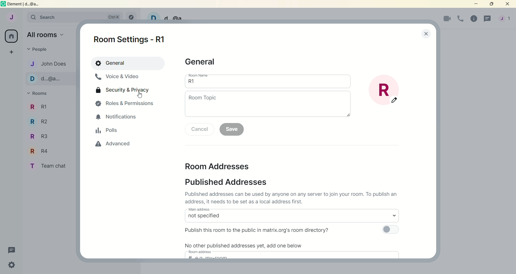 Image resolution: width=516 pixels, height=274 pixels. What do you see at coordinates (491, 4) in the screenshot?
I see `maximize` at bounding box center [491, 4].